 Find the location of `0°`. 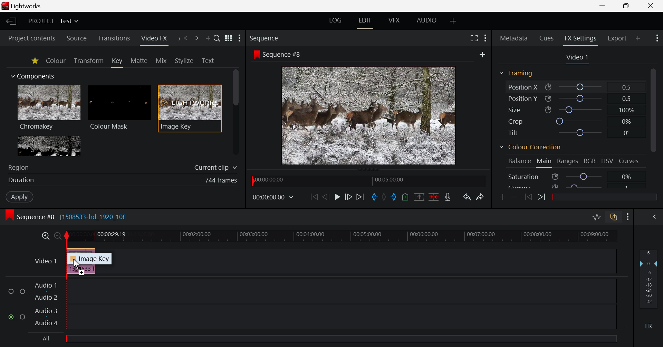

0° is located at coordinates (626, 133).